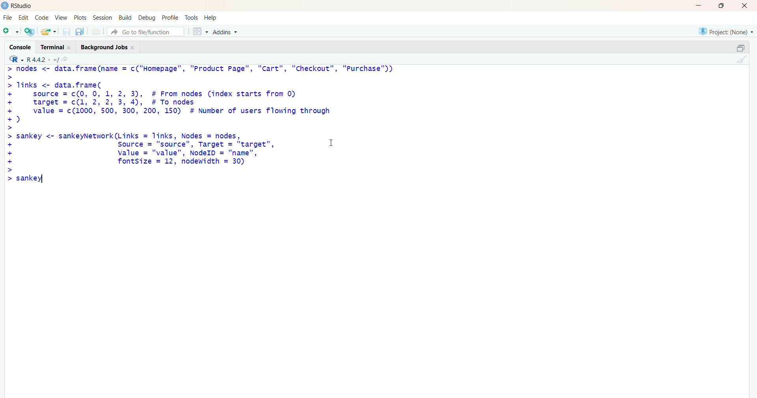 Image resolution: width=757 pixels, height=398 pixels. What do you see at coordinates (65, 32) in the screenshot?
I see `save` at bounding box center [65, 32].